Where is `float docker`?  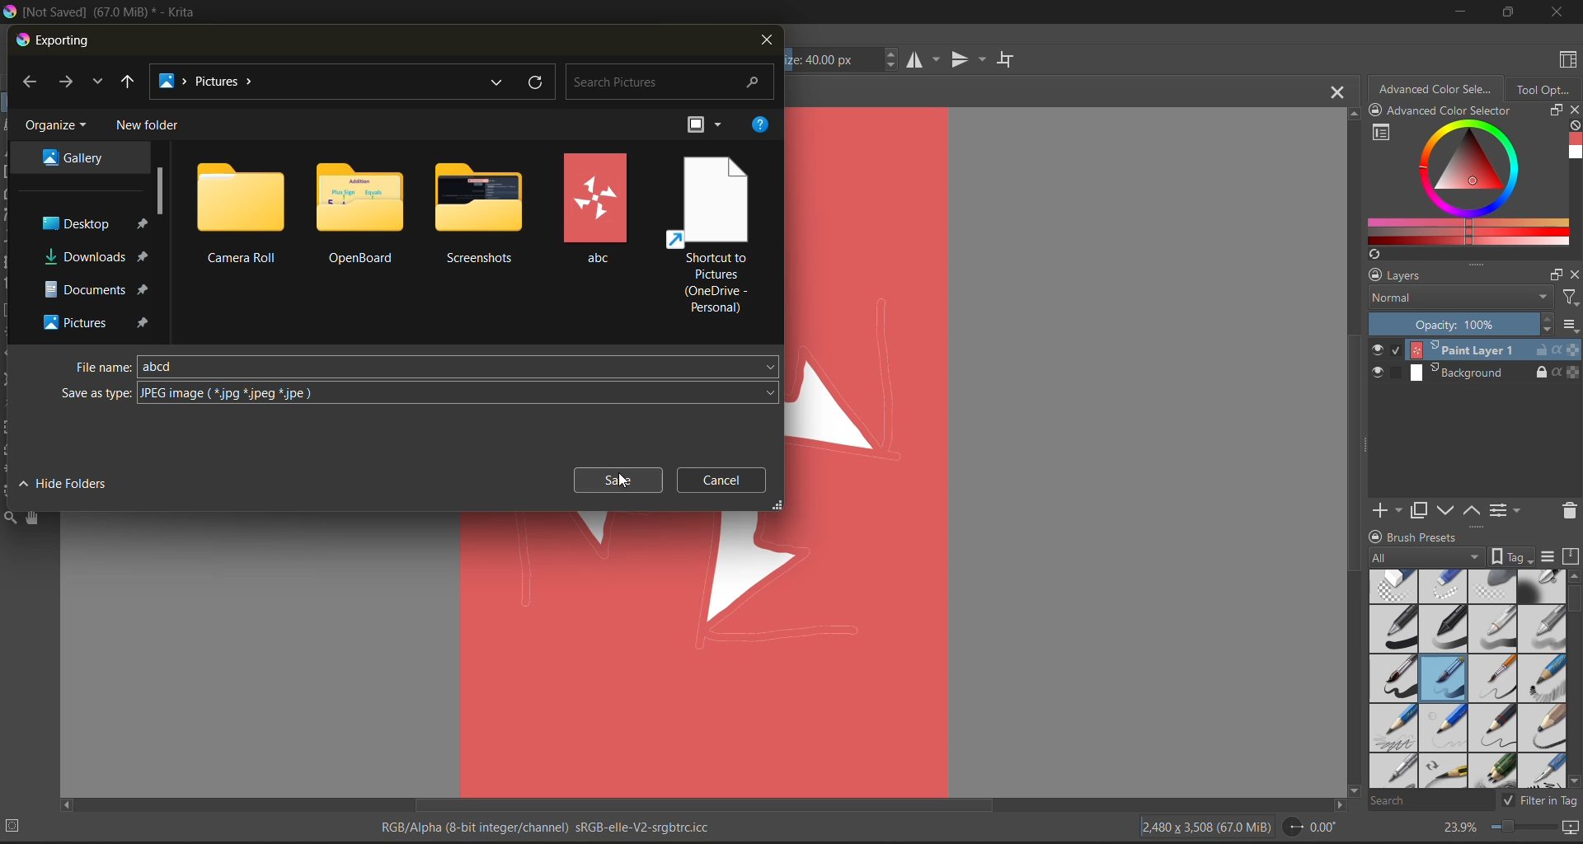 float docker is located at coordinates (1556, 111).